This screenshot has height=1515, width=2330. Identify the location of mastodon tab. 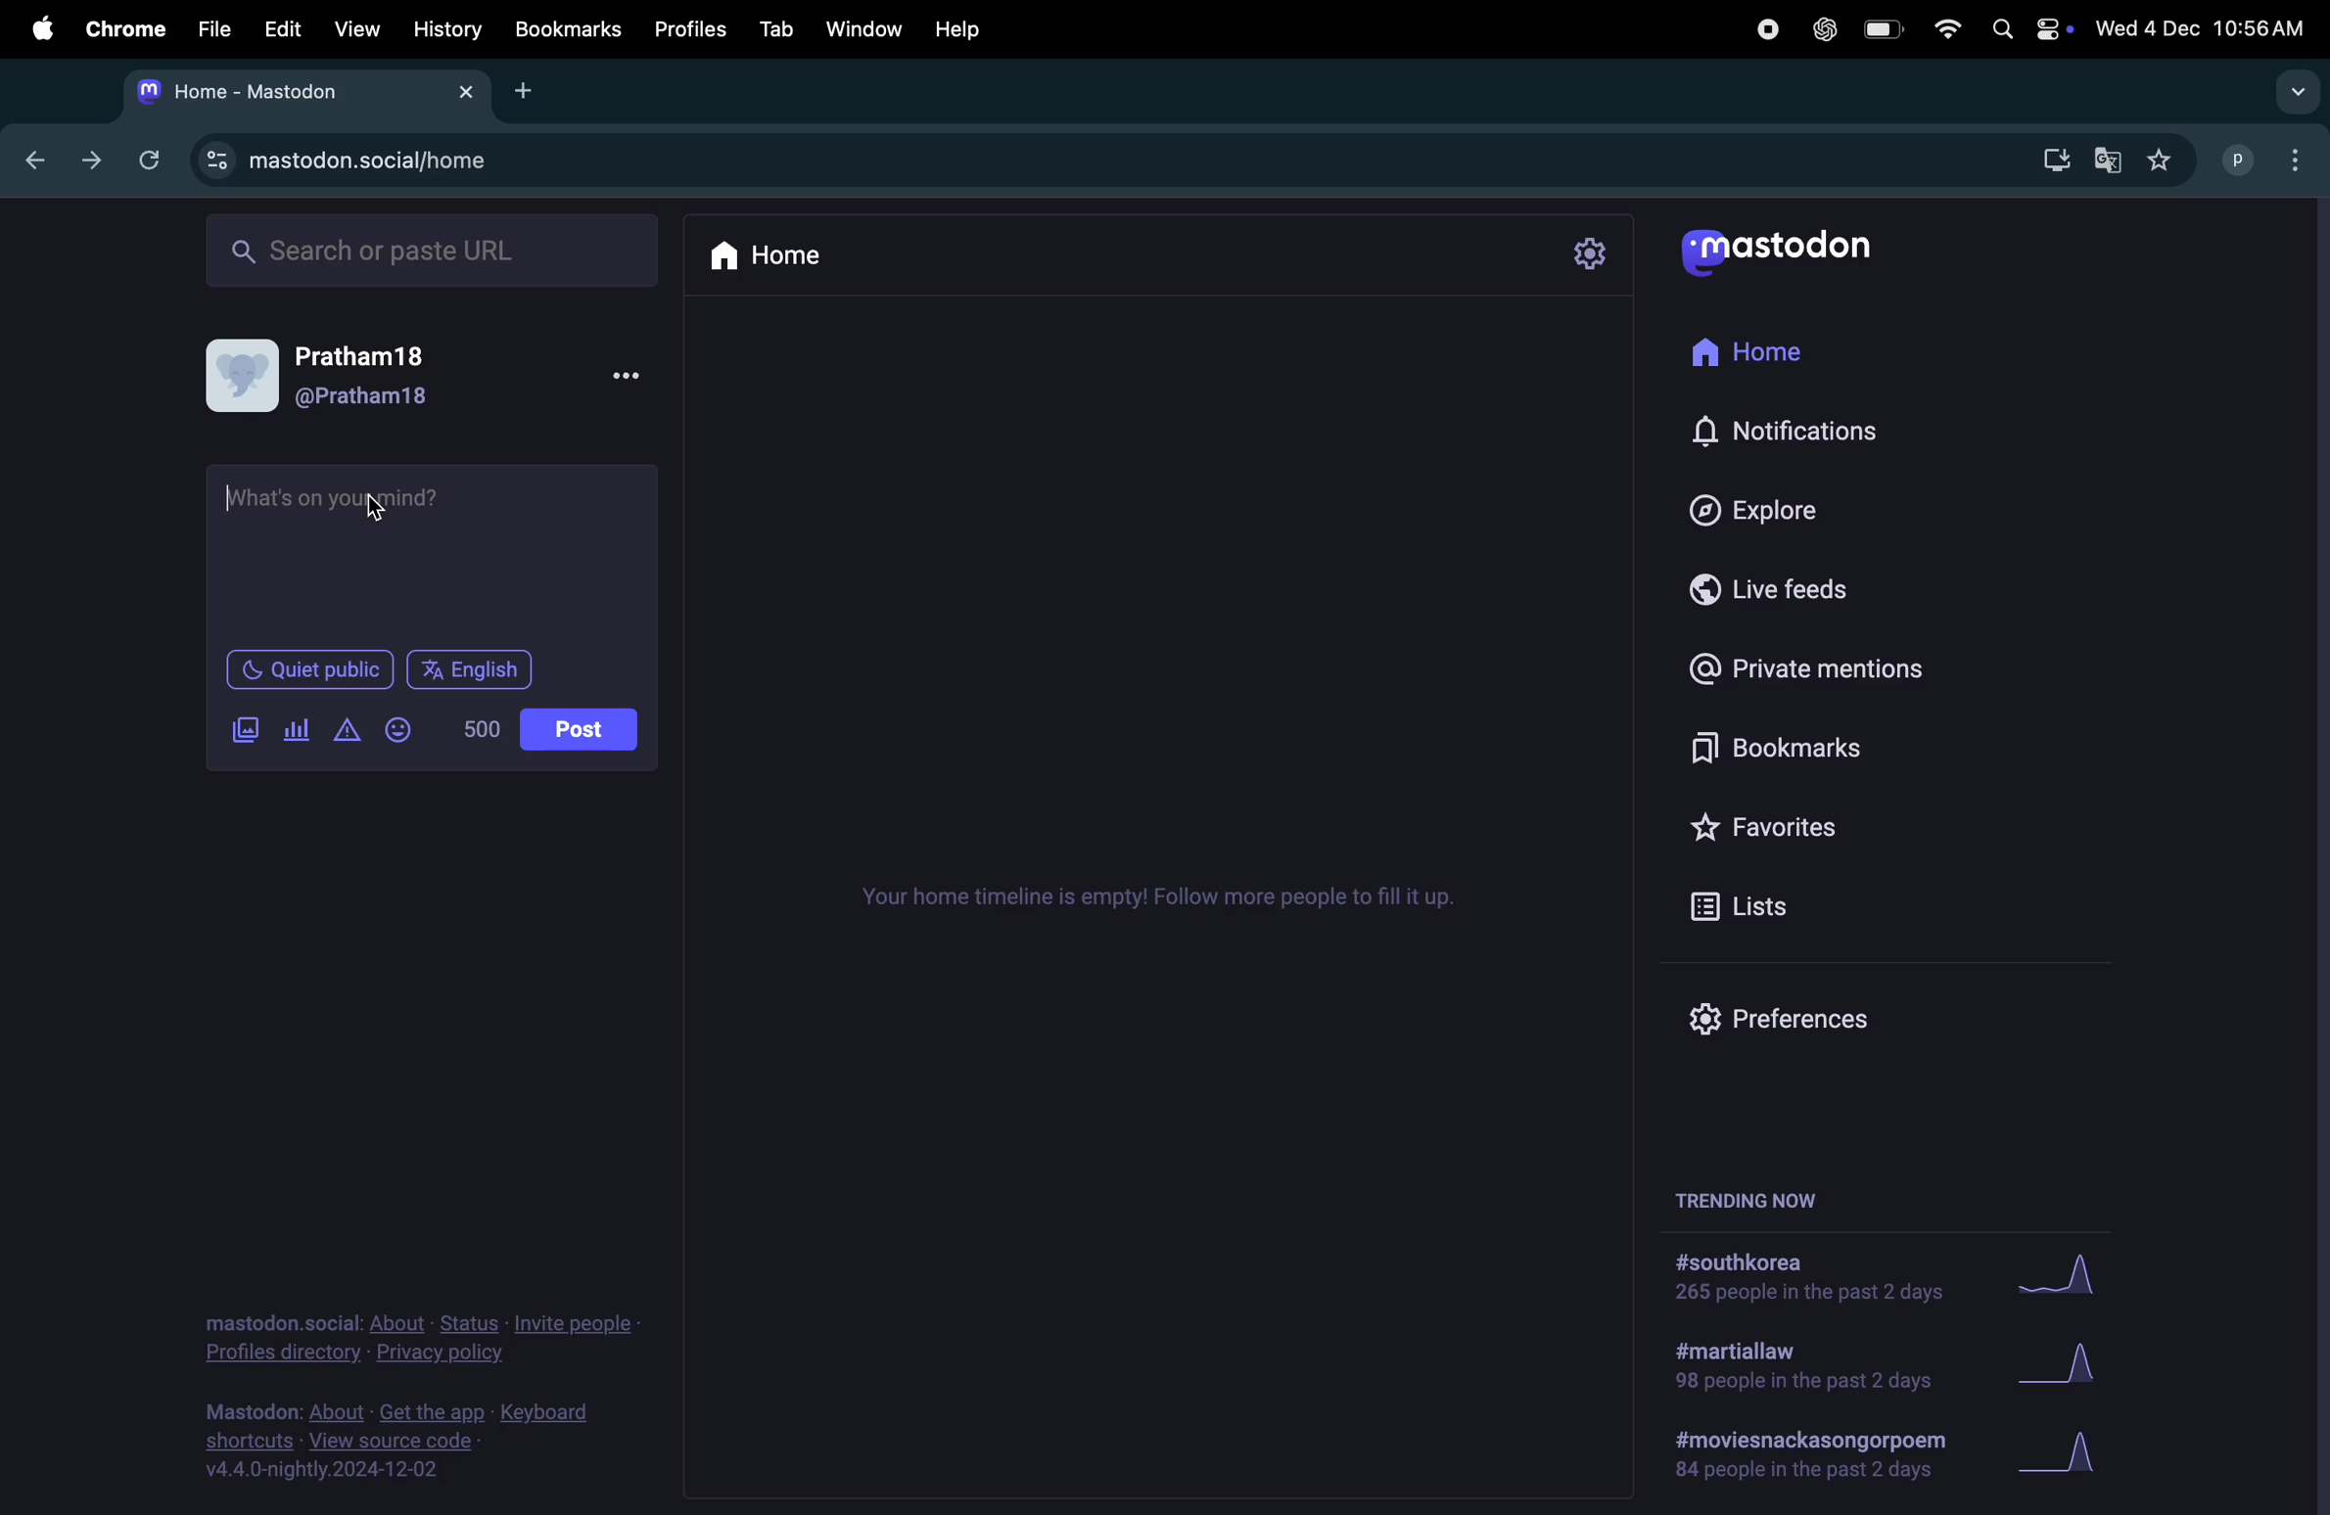
(307, 89).